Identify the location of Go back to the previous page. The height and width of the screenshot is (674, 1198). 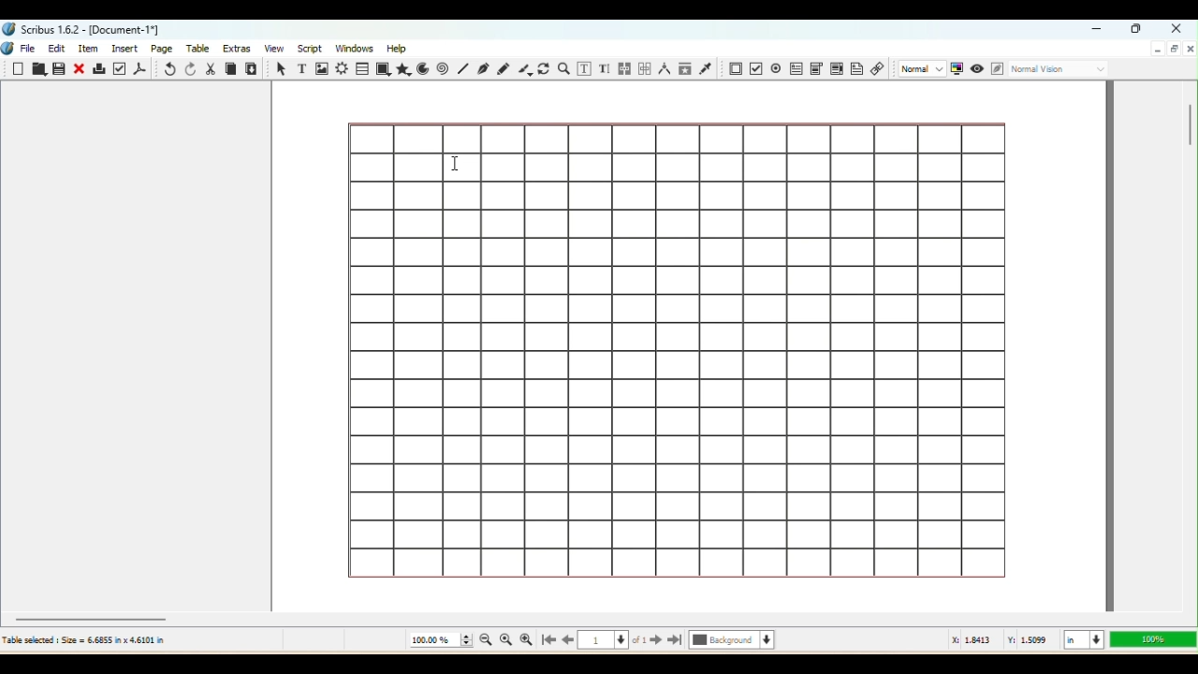
(568, 641).